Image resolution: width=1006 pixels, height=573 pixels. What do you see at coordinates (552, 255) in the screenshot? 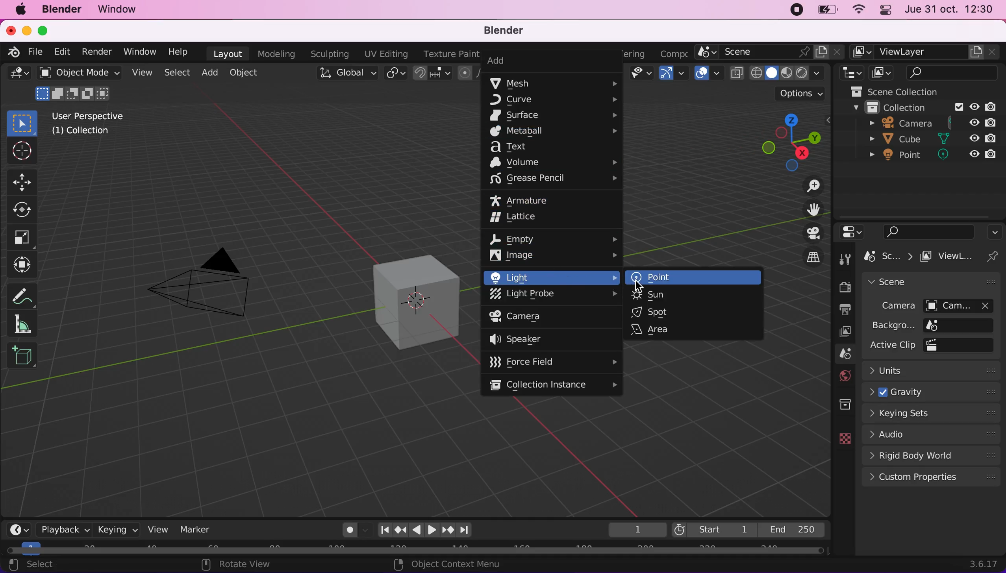
I see `image` at bounding box center [552, 255].